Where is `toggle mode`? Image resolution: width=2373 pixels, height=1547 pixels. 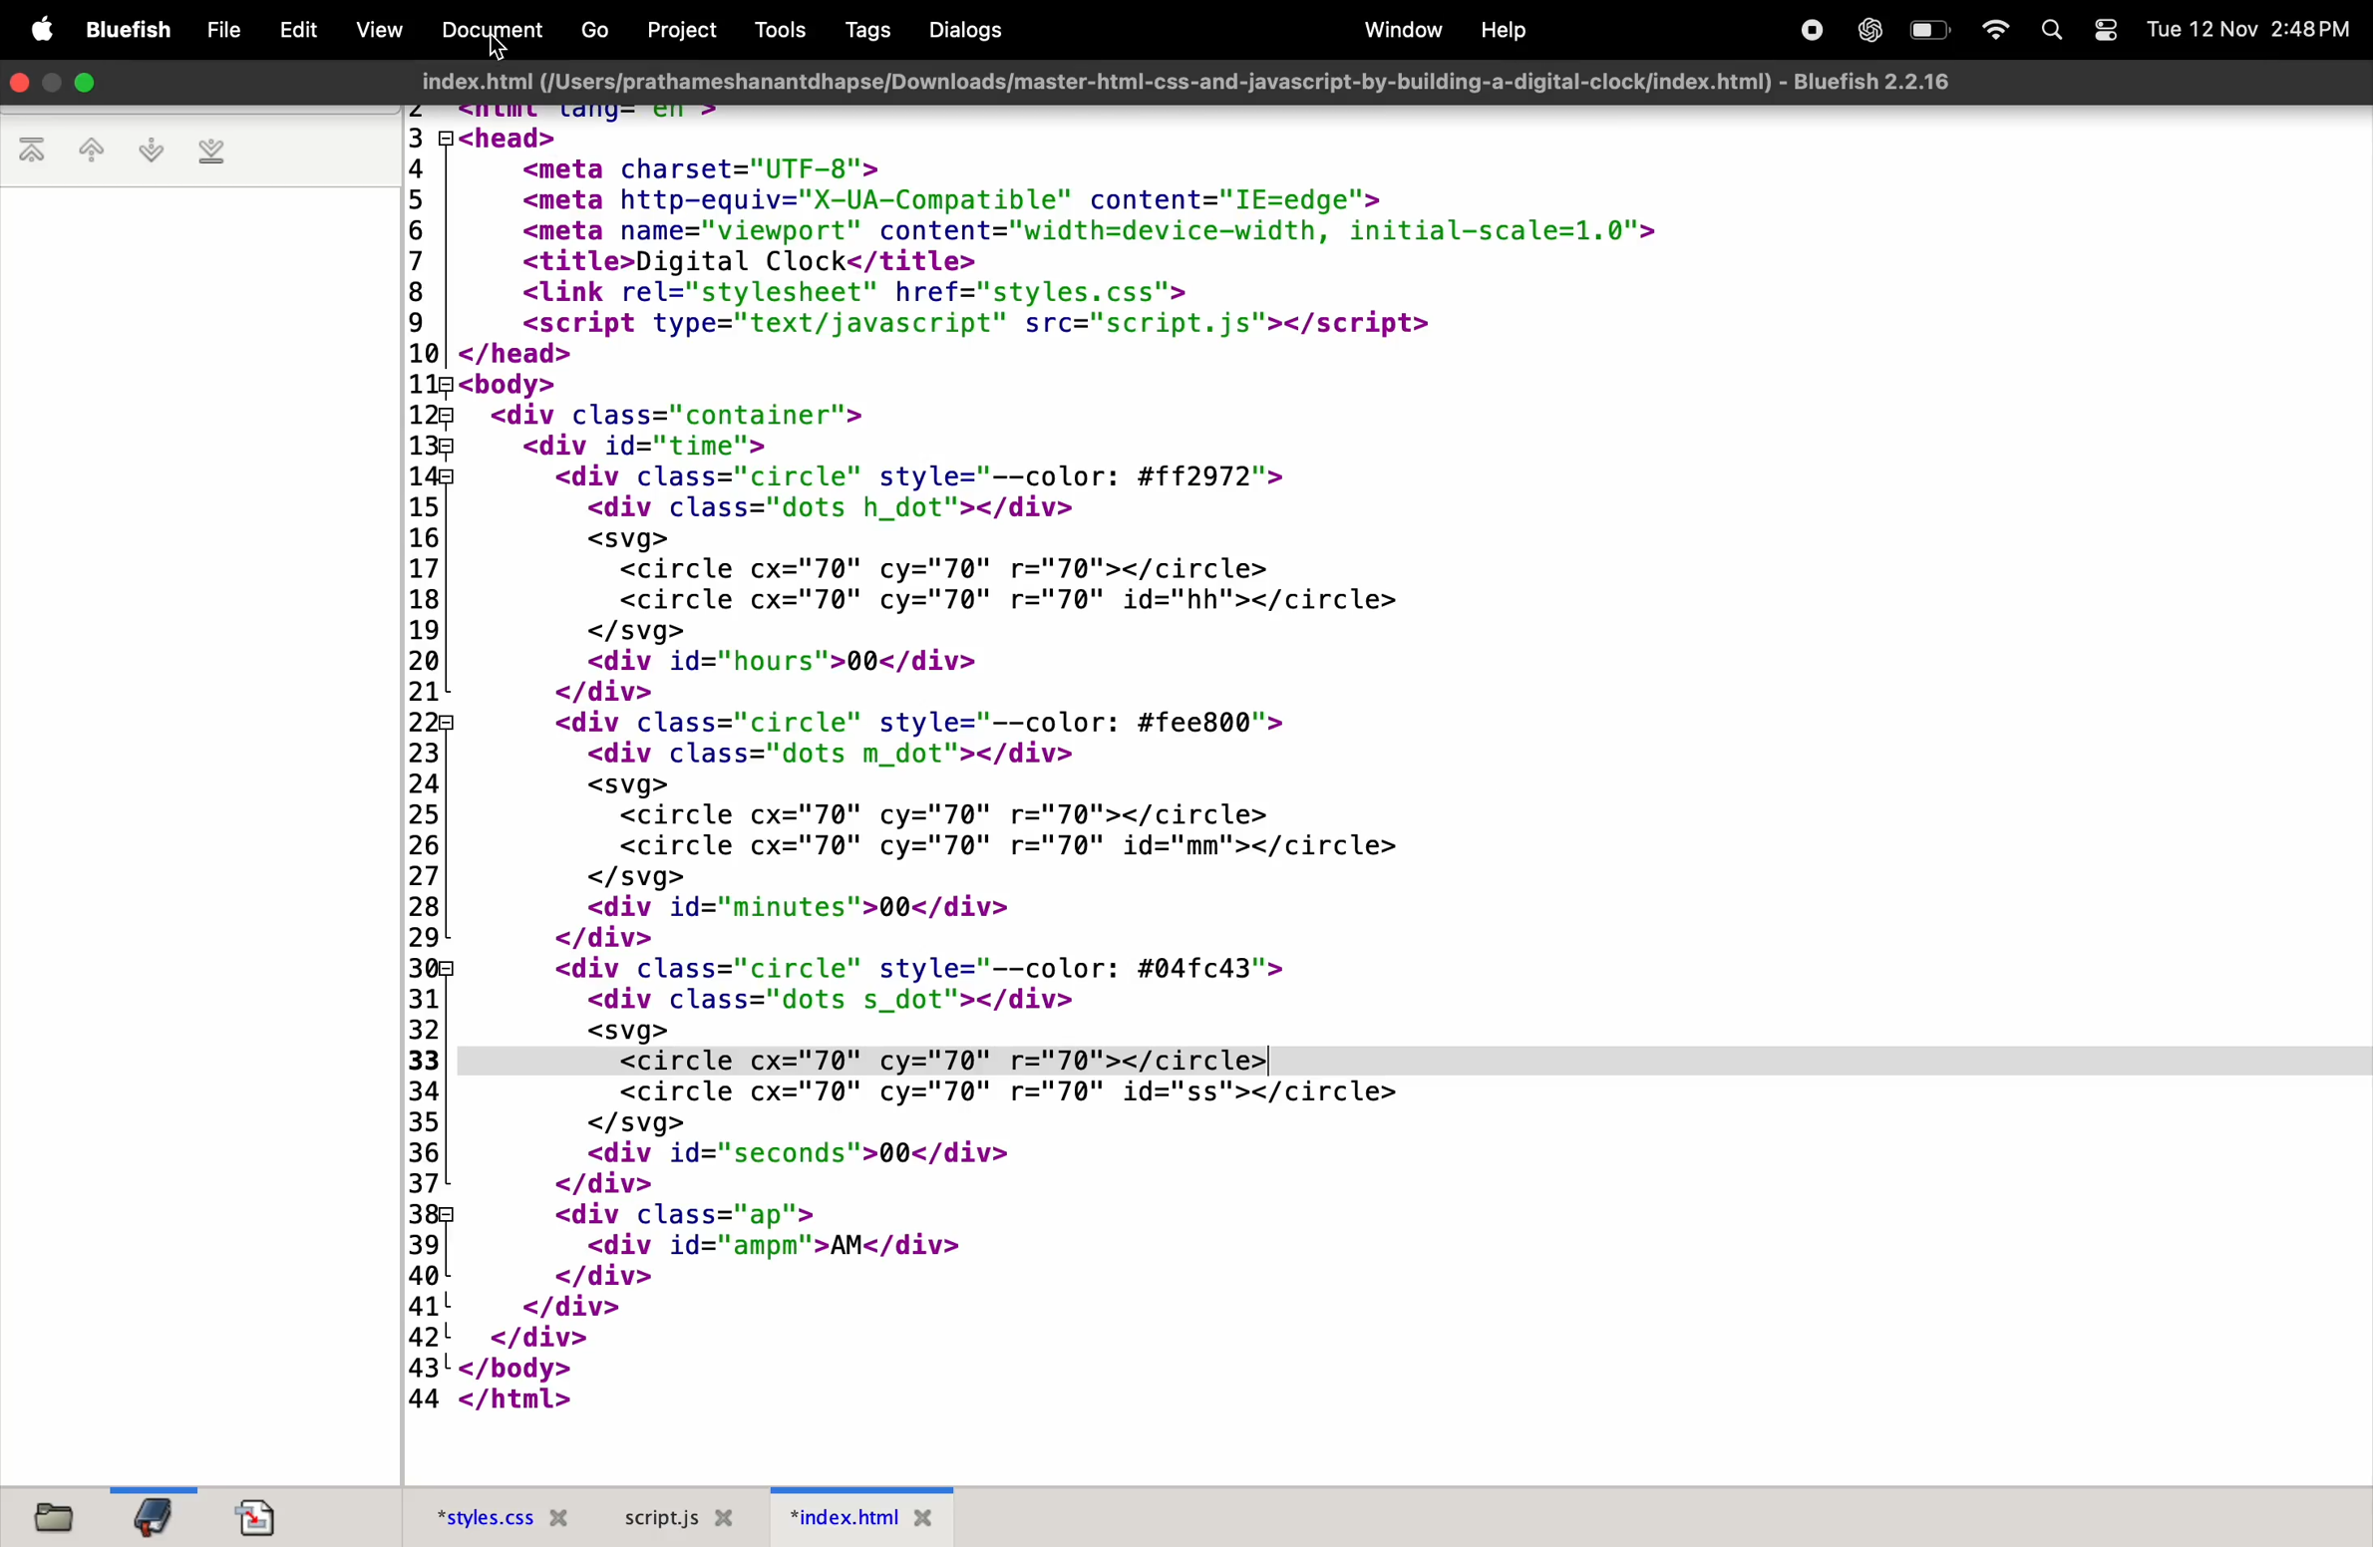
toggle mode is located at coordinates (2108, 33).